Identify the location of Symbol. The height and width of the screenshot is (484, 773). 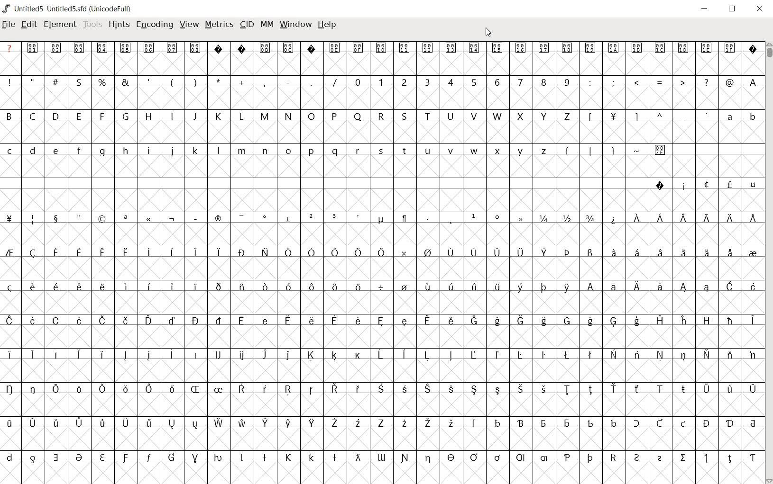
(684, 253).